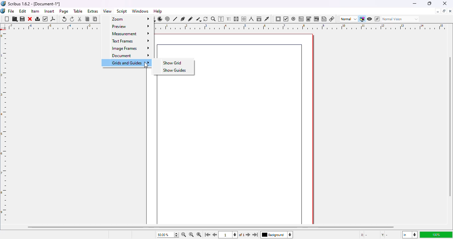  What do you see at coordinates (158, 11) in the screenshot?
I see `help` at bounding box center [158, 11].